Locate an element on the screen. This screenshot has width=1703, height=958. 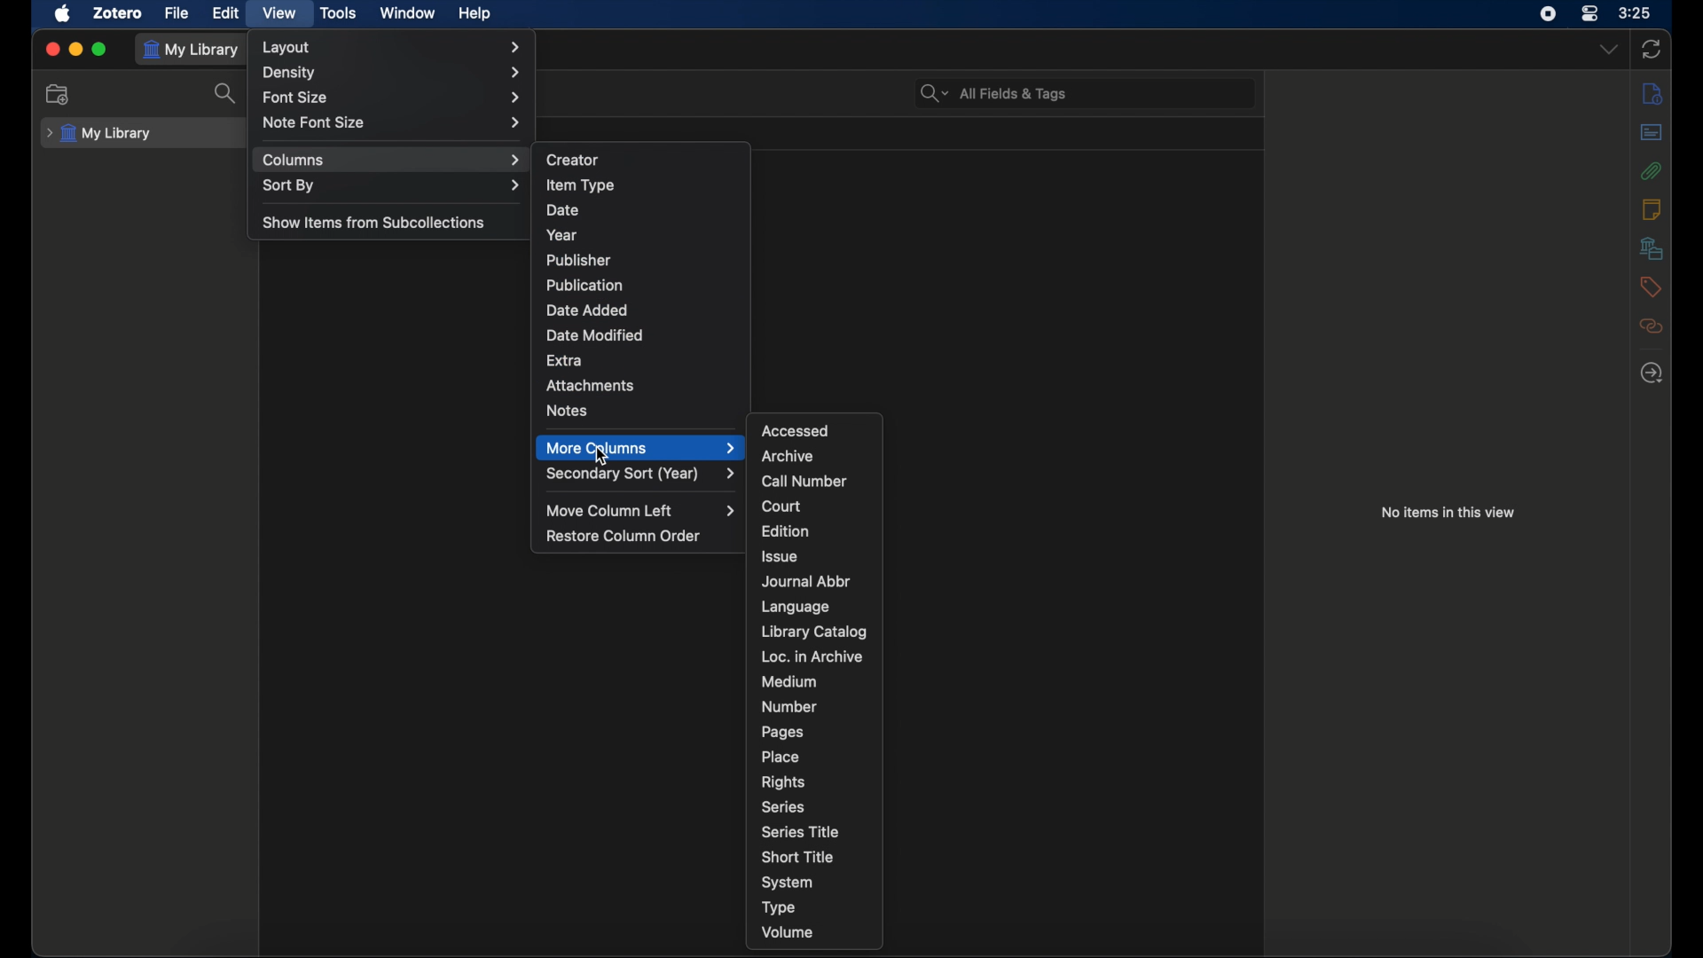
attachments is located at coordinates (1649, 170).